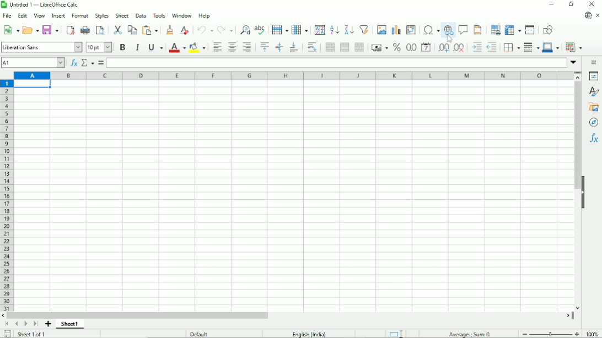  What do you see at coordinates (592, 4) in the screenshot?
I see `Close` at bounding box center [592, 4].